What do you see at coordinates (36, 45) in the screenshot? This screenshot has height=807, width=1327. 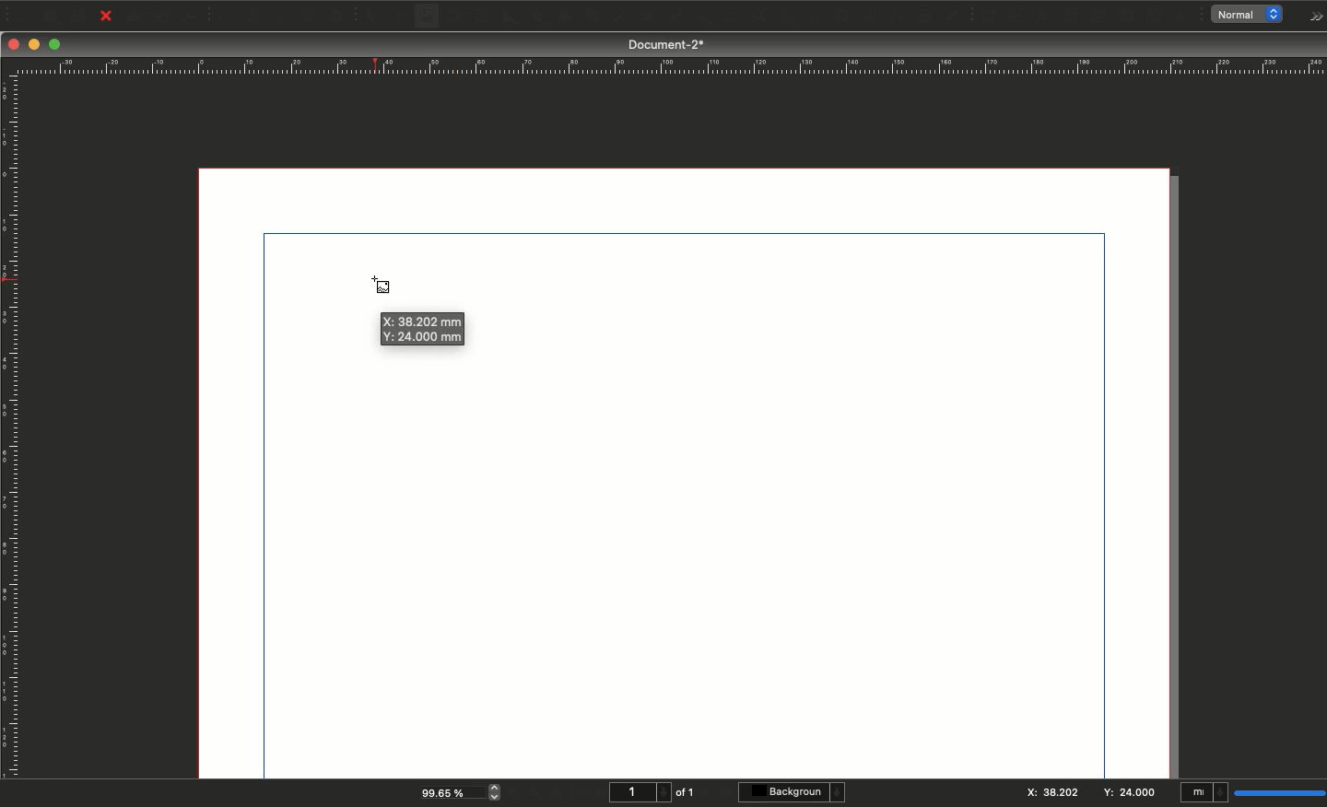 I see `Minimize` at bounding box center [36, 45].